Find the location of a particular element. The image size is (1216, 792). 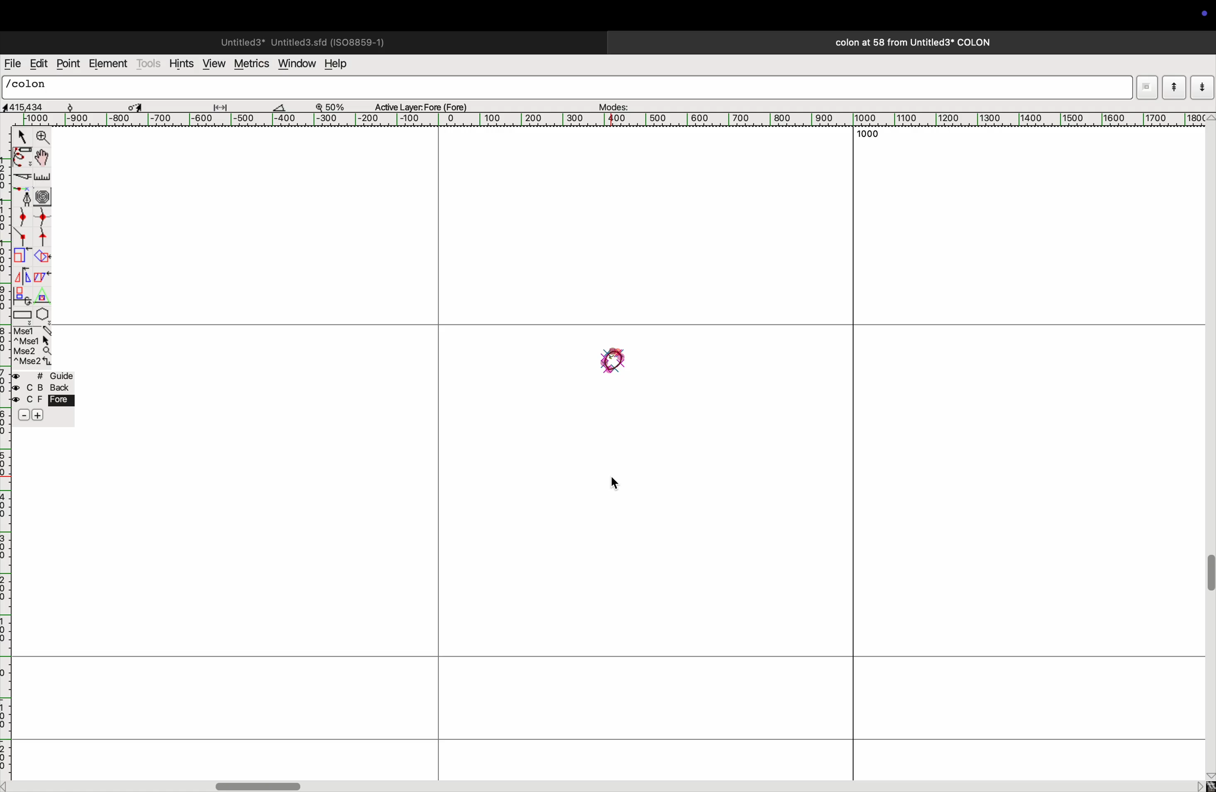

rectangle is located at coordinates (22, 314).